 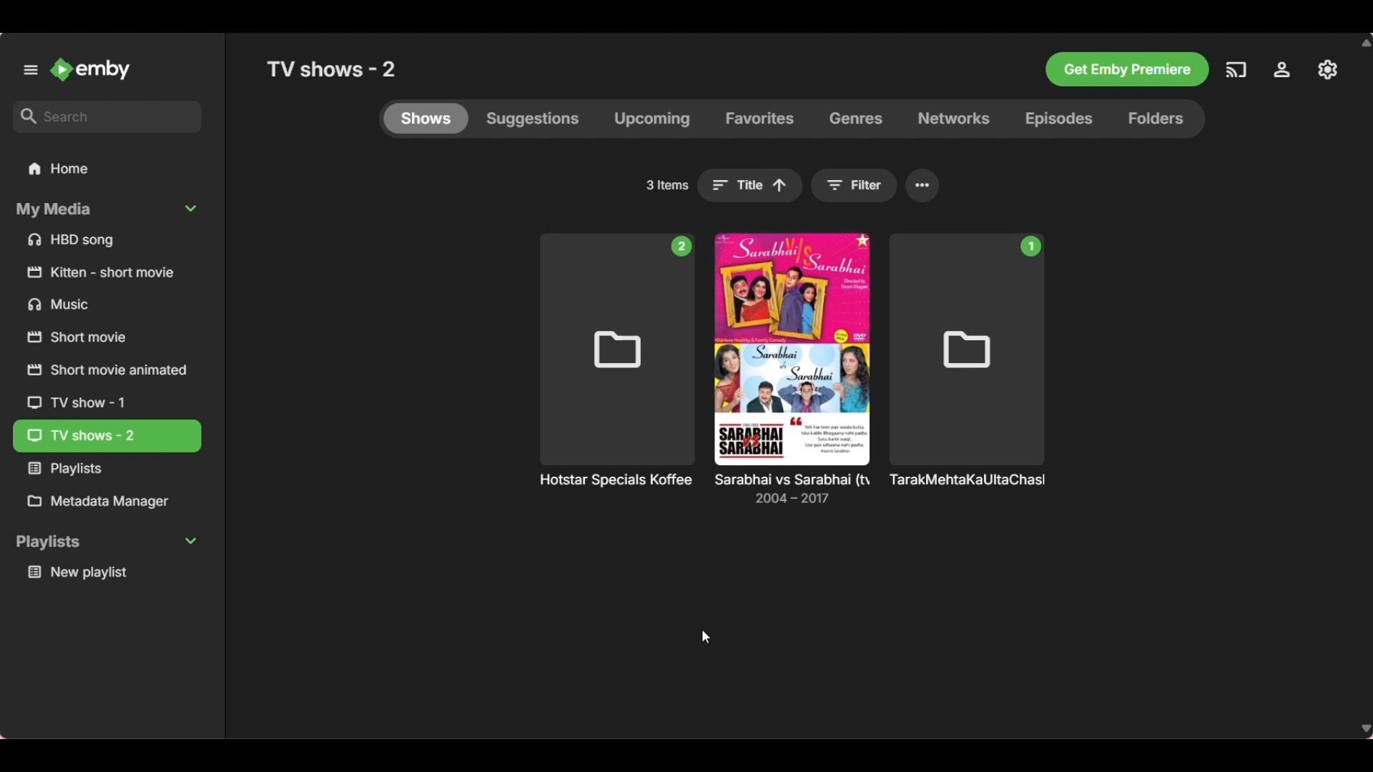 What do you see at coordinates (930, 186) in the screenshot?
I see `More settings` at bounding box center [930, 186].